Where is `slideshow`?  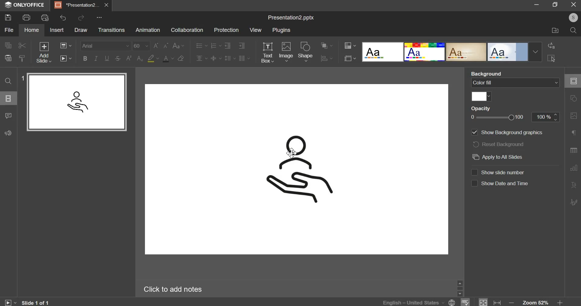
slideshow is located at coordinates (65, 58).